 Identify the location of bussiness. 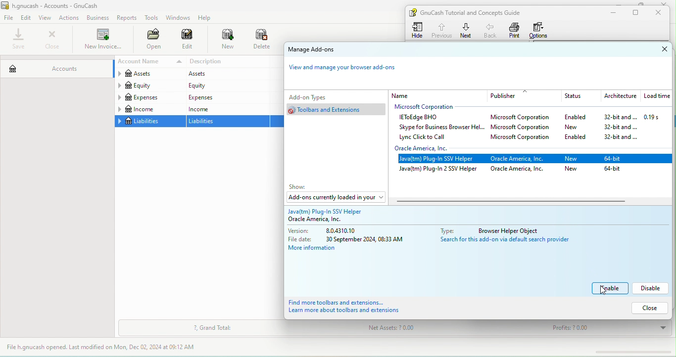
(98, 18).